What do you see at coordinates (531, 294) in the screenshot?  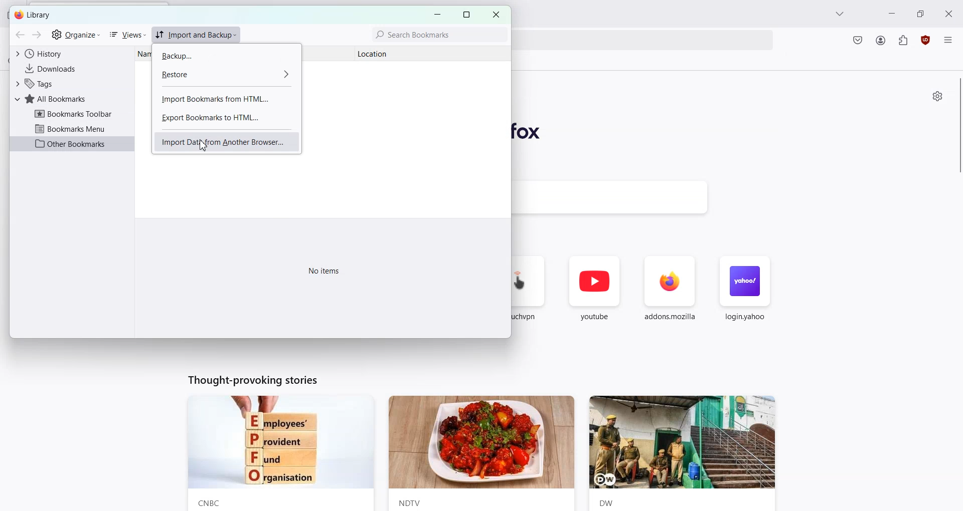 I see `touch.vpn` at bounding box center [531, 294].